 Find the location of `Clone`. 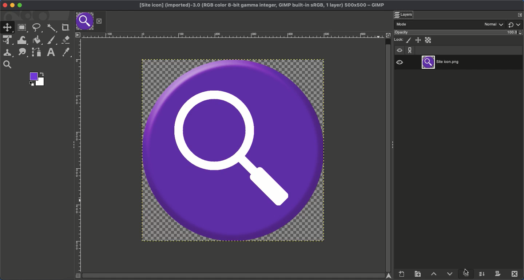

Clone is located at coordinates (7, 53).